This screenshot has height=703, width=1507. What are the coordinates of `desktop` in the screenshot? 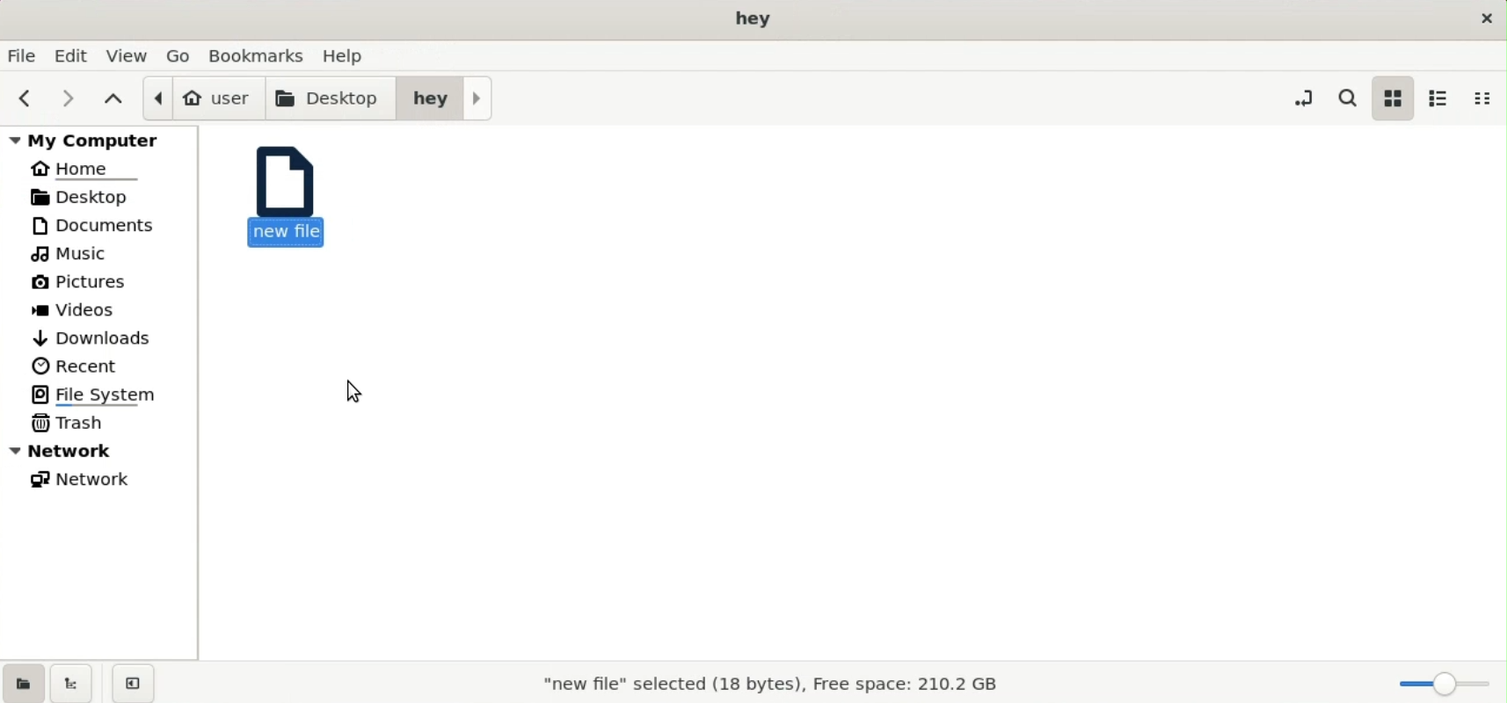 It's located at (94, 196).